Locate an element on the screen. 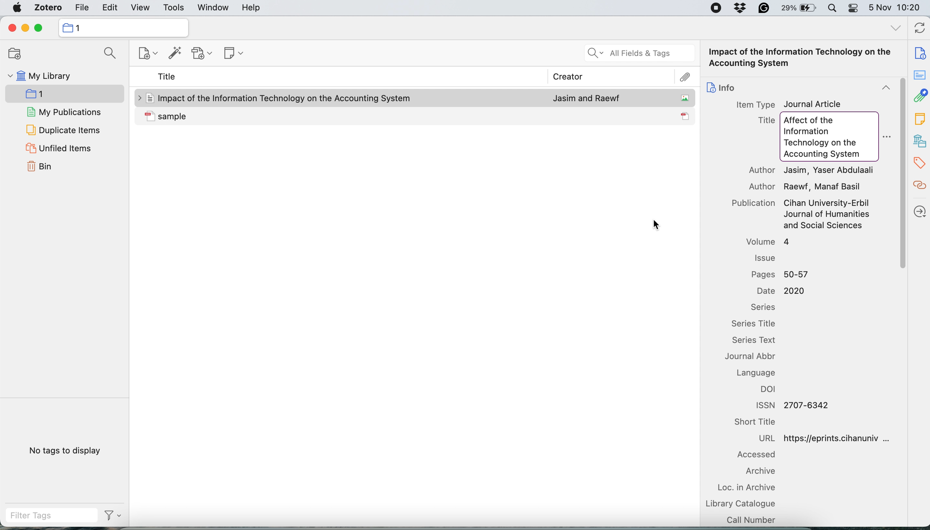  Impact of the Information Technology on the Accounting System is located at coordinates (286, 98).